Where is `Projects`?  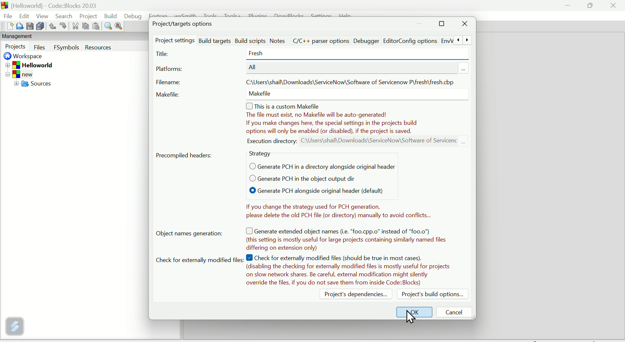
Projects is located at coordinates (16, 47).